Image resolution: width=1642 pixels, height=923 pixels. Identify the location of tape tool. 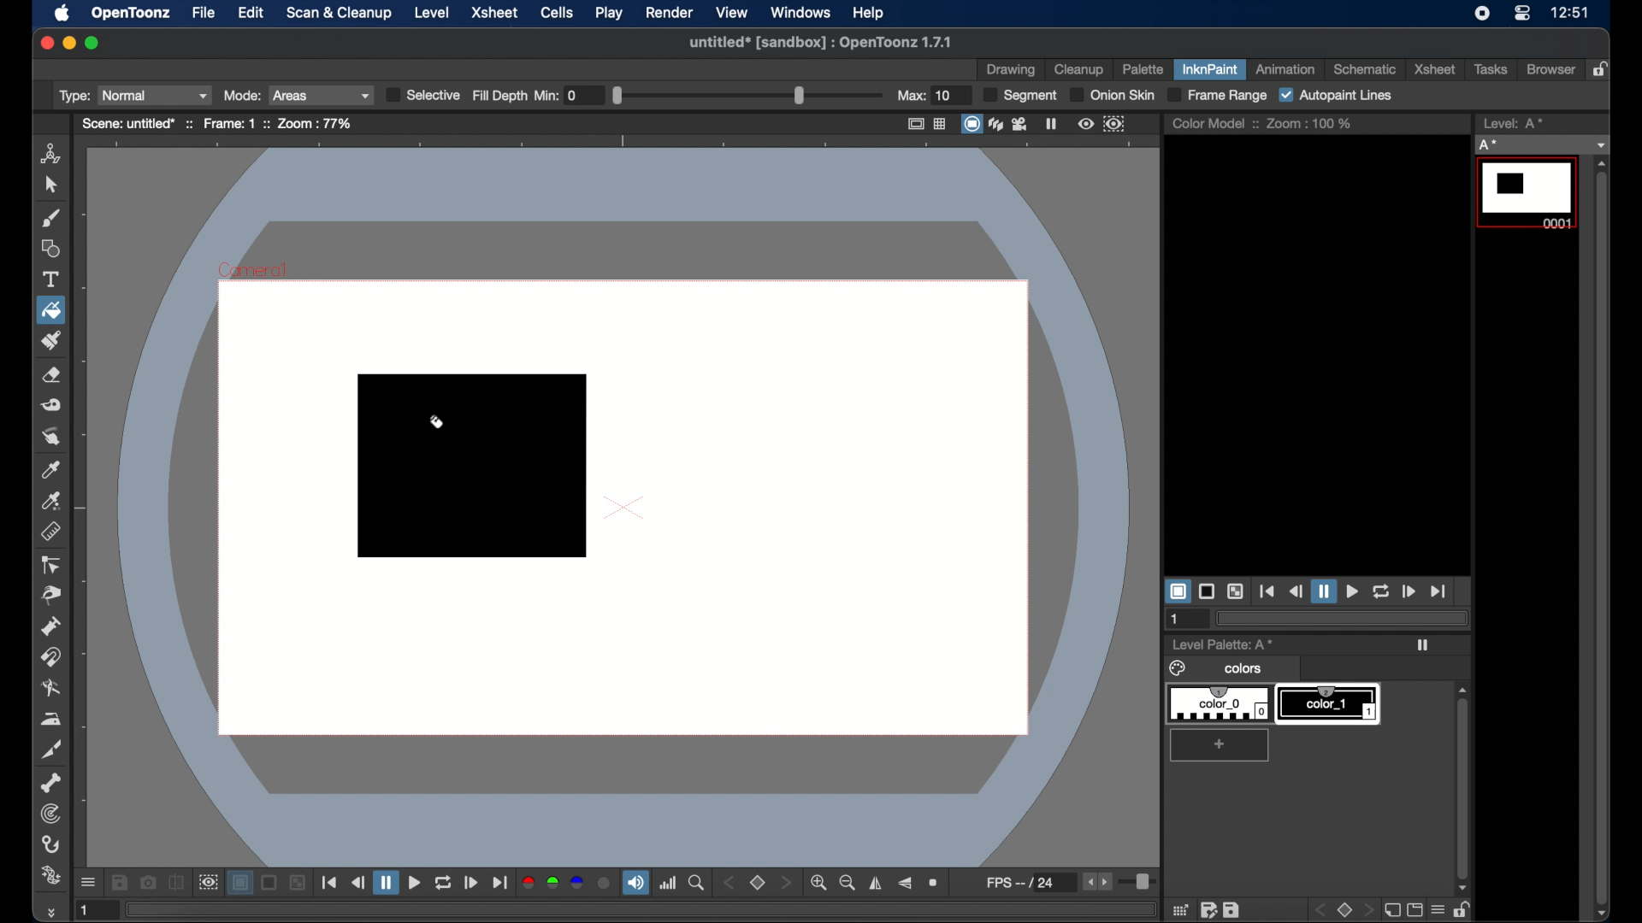
(51, 405).